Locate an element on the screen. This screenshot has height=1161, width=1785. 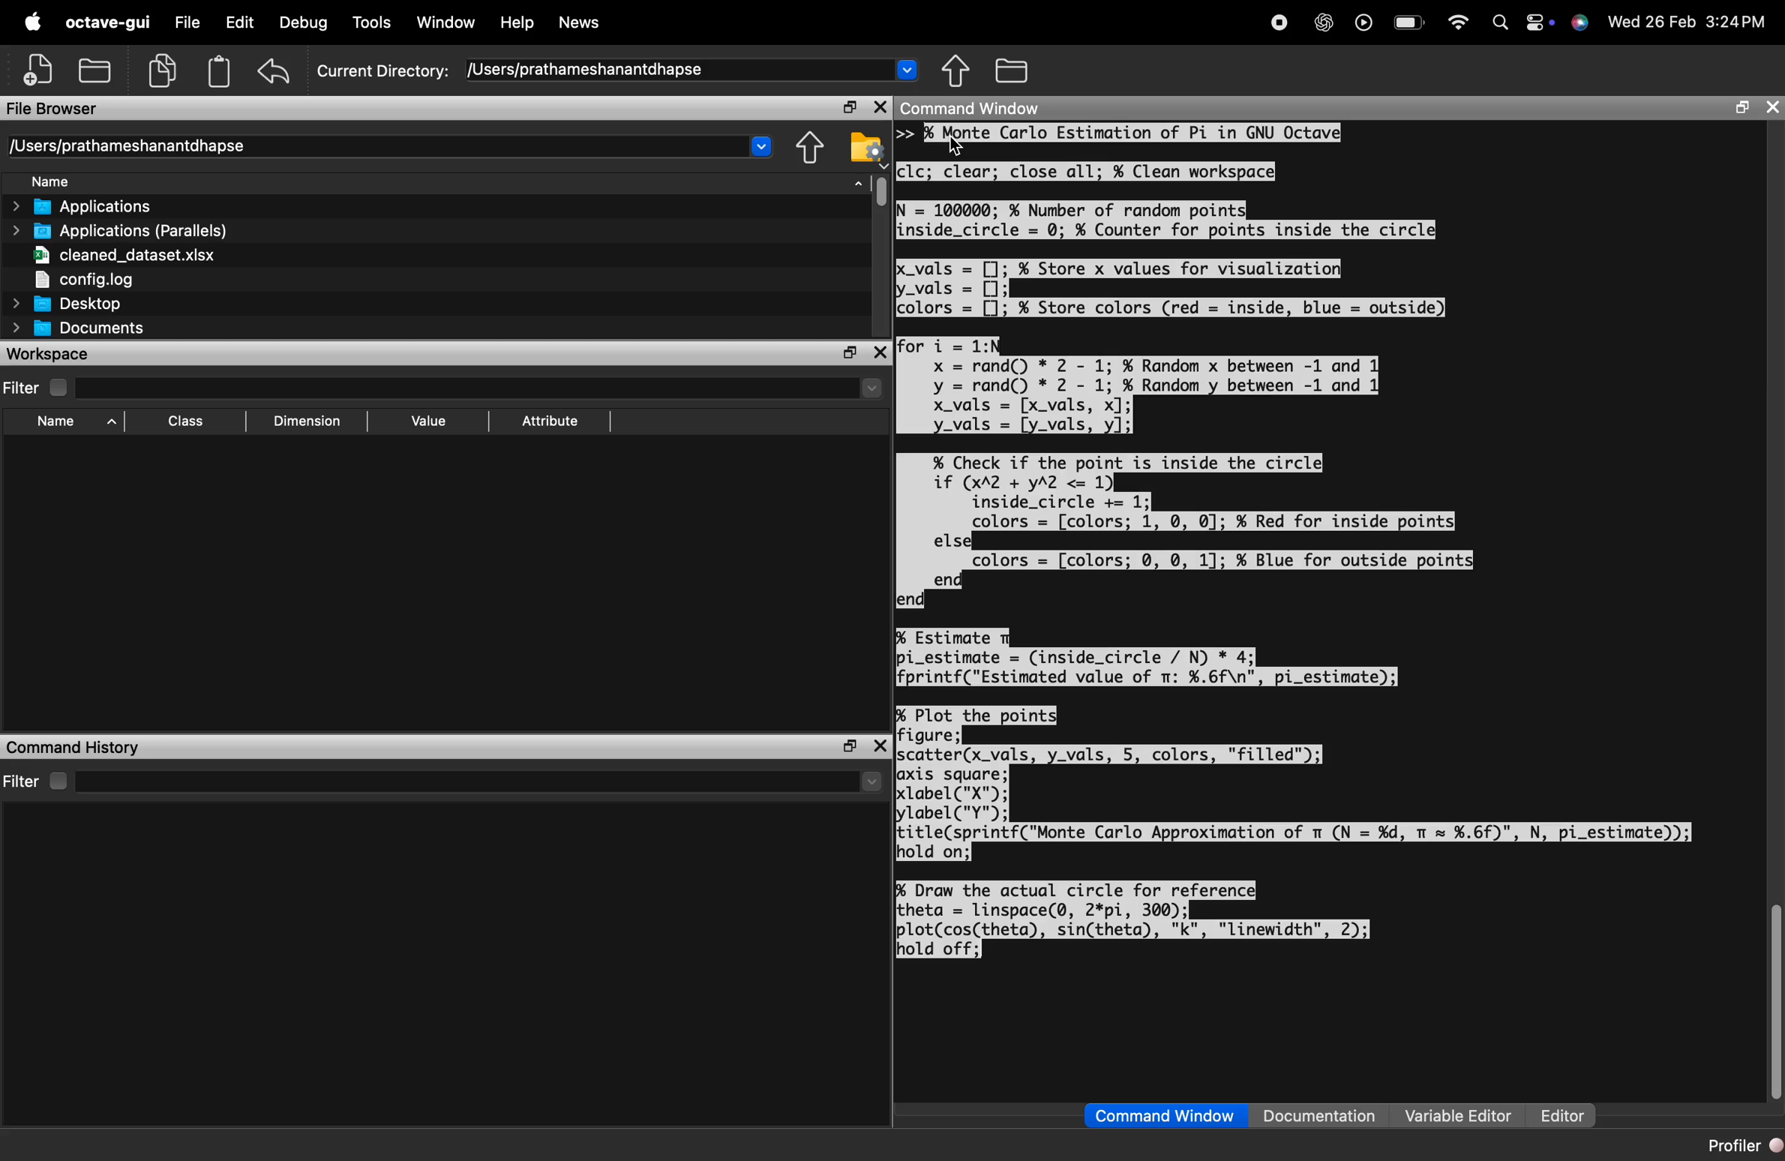
siri is located at coordinates (1579, 23).